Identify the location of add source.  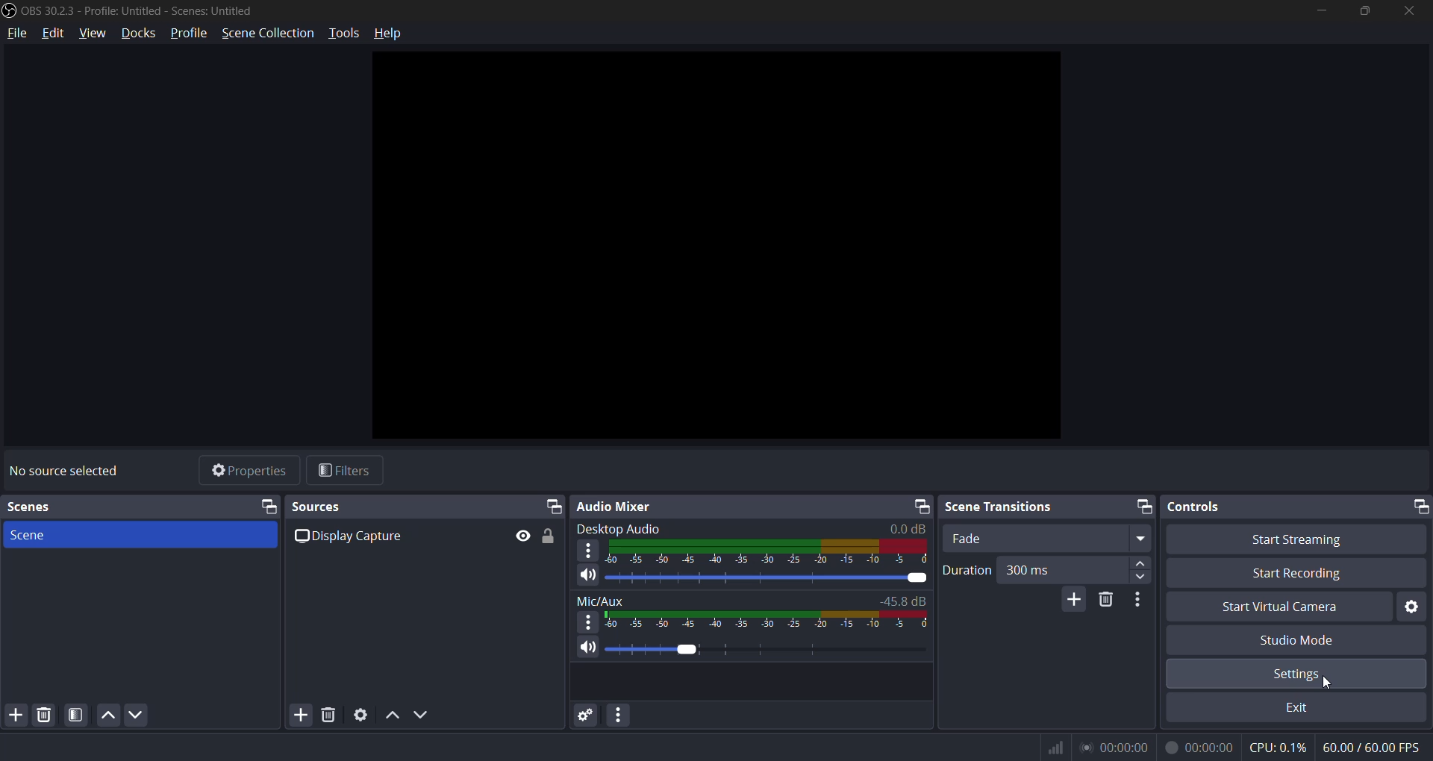
(300, 713).